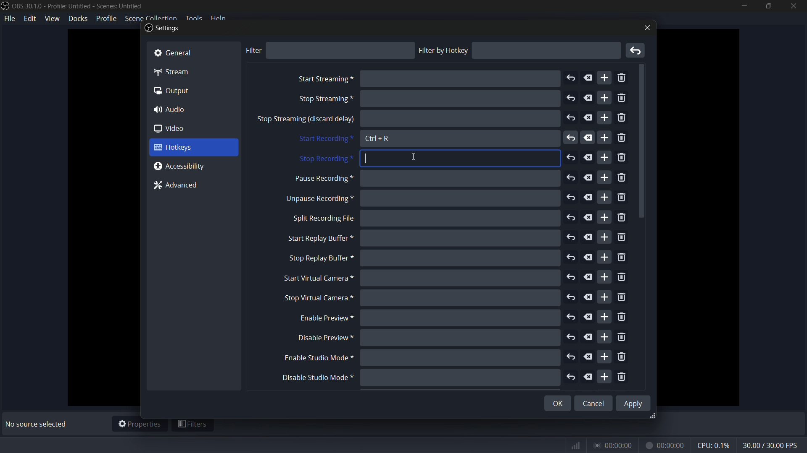  I want to click on add more, so click(604, 98).